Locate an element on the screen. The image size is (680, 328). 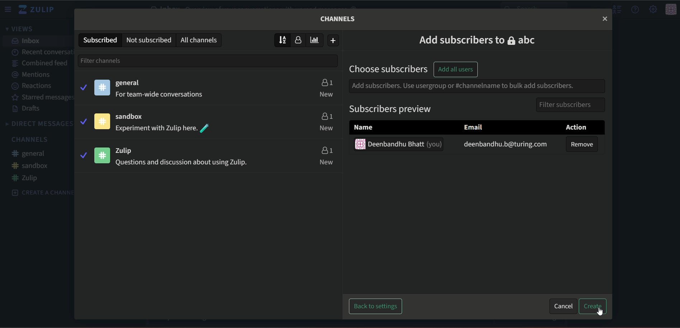
help menu is located at coordinates (636, 9).